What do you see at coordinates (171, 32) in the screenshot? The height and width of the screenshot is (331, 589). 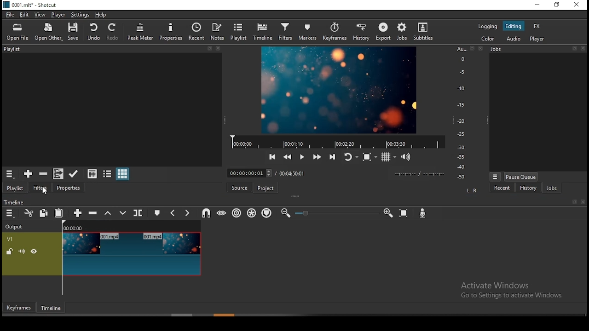 I see `properties` at bounding box center [171, 32].